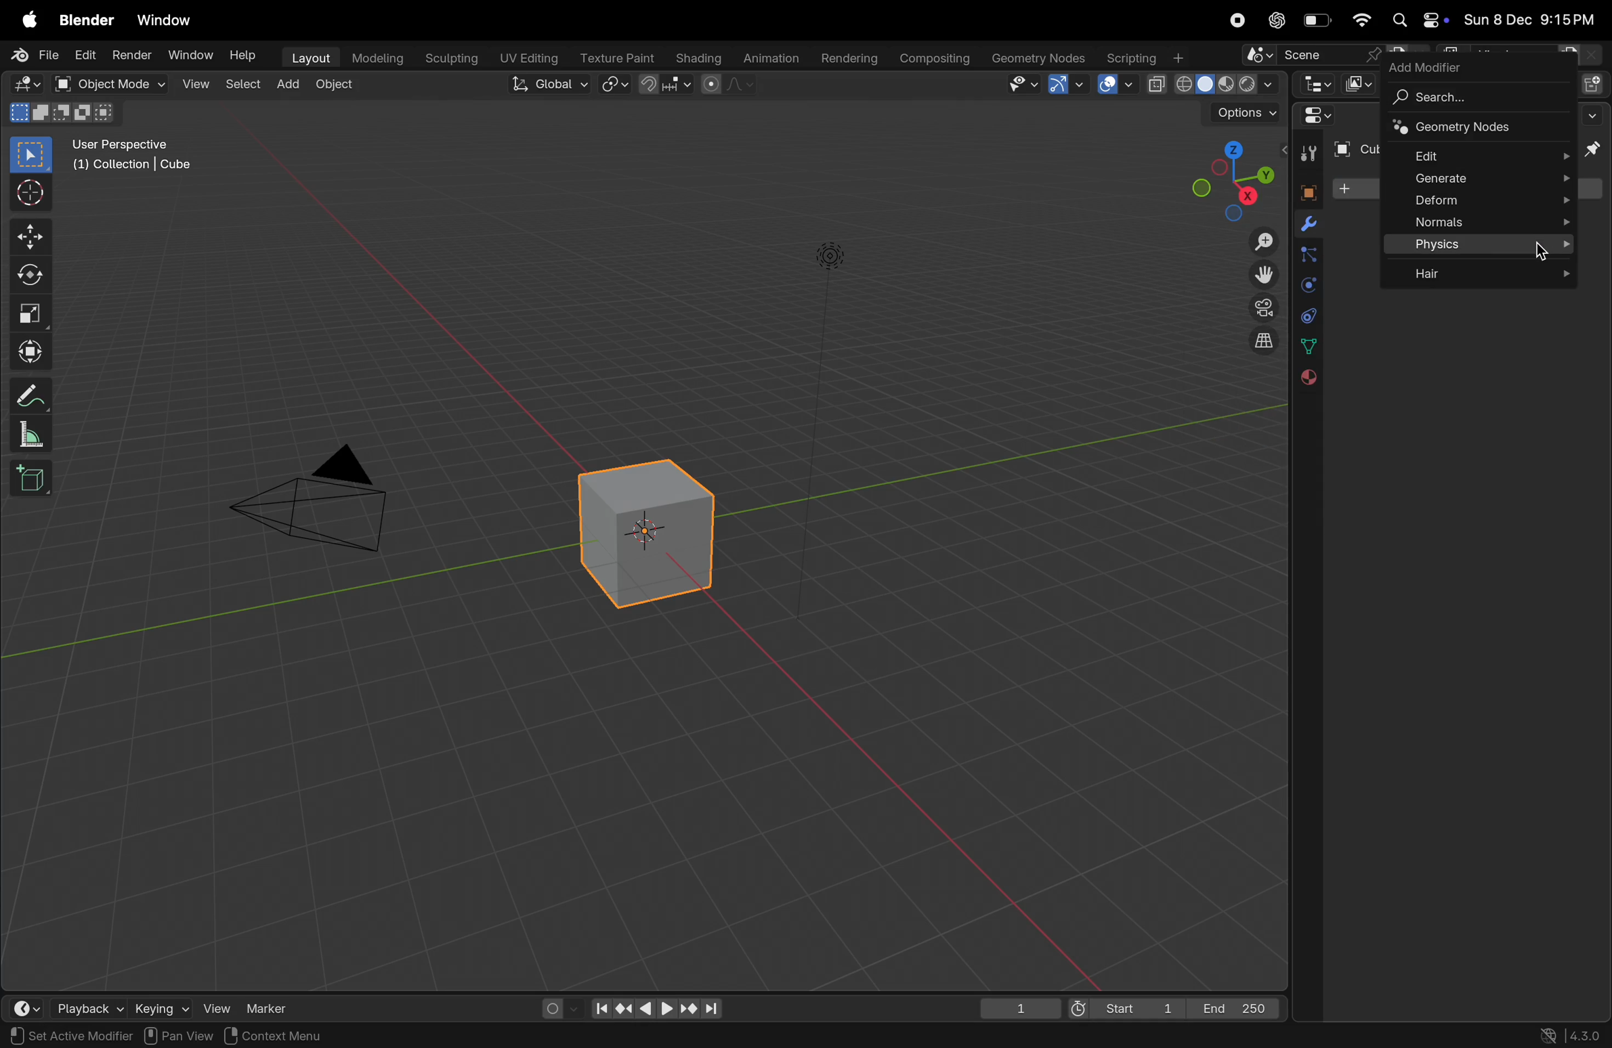  What do you see at coordinates (245, 84) in the screenshot?
I see `select` at bounding box center [245, 84].